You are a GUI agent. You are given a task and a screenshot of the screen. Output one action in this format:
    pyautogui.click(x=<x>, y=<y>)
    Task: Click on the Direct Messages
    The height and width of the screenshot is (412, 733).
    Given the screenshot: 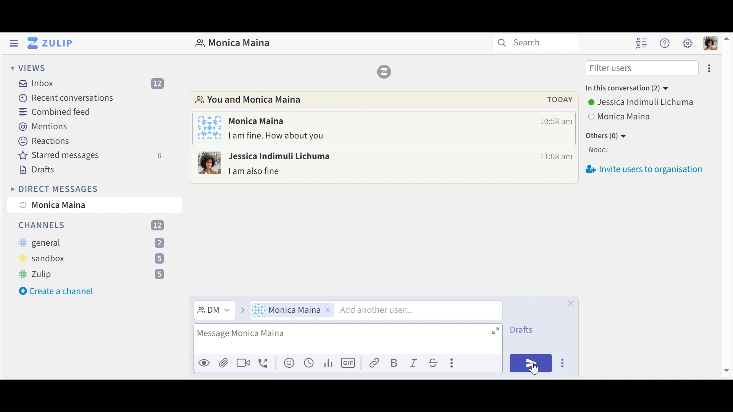 What is the action you would take?
    pyautogui.click(x=55, y=189)
    